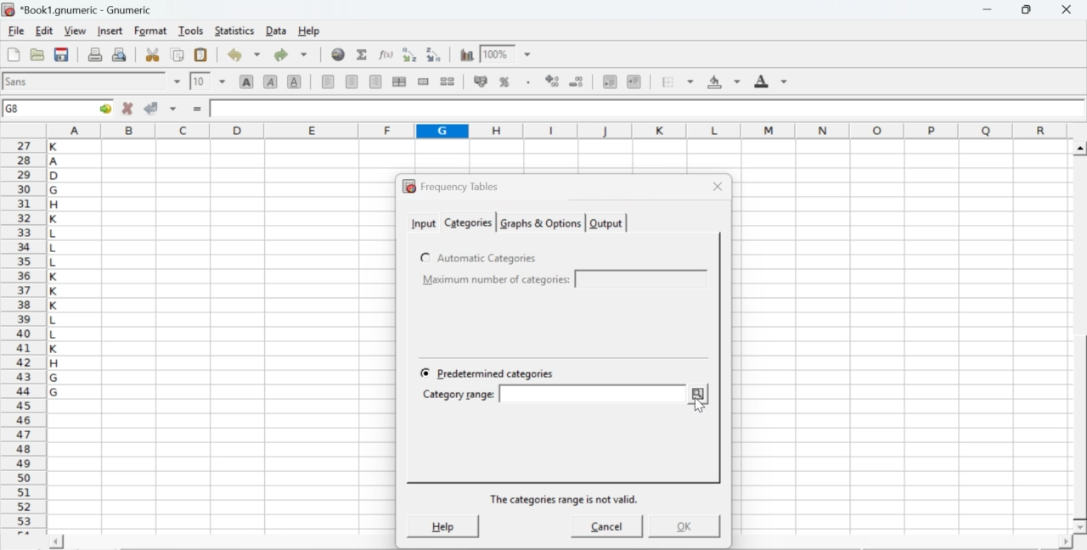 The width and height of the screenshot is (1087, 550). What do you see at coordinates (540, 223) in the screenshot?
I see `graphs & options` at bounding box center [540, 223].